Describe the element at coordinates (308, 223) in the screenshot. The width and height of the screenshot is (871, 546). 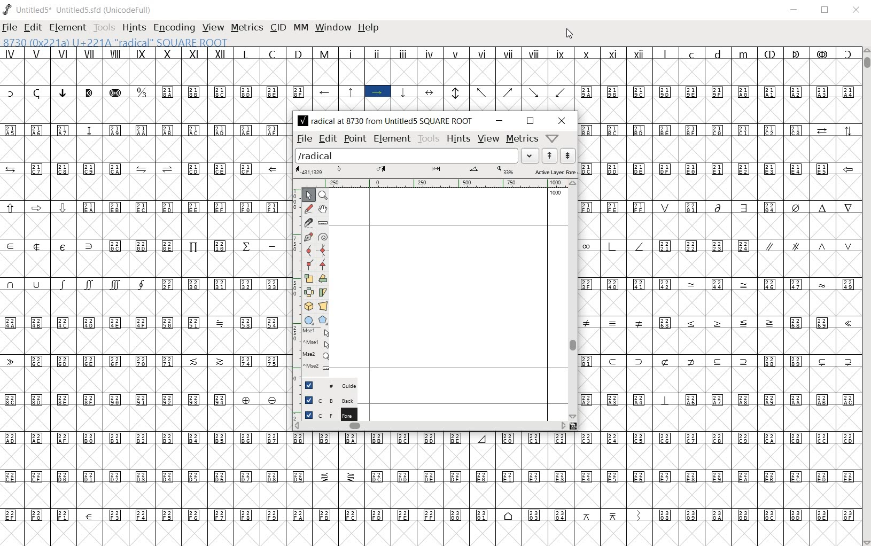
I see `cut splines in two` at that location.